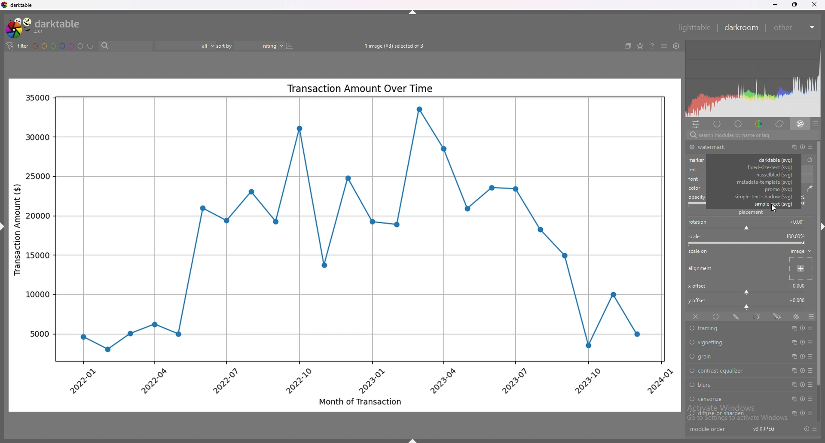  Describe the element at coordinates (798, 300) in the screenshot. I see `y offset` at that location.